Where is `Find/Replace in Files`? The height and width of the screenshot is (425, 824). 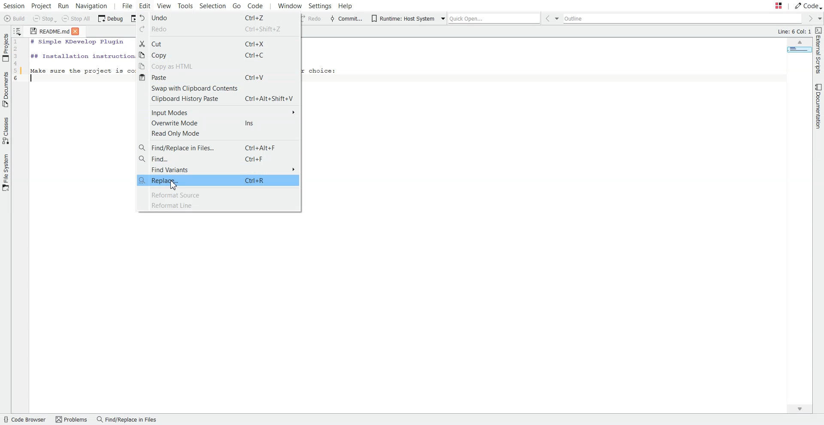
Find/Replace in Files is located at coordinates (126, 420).